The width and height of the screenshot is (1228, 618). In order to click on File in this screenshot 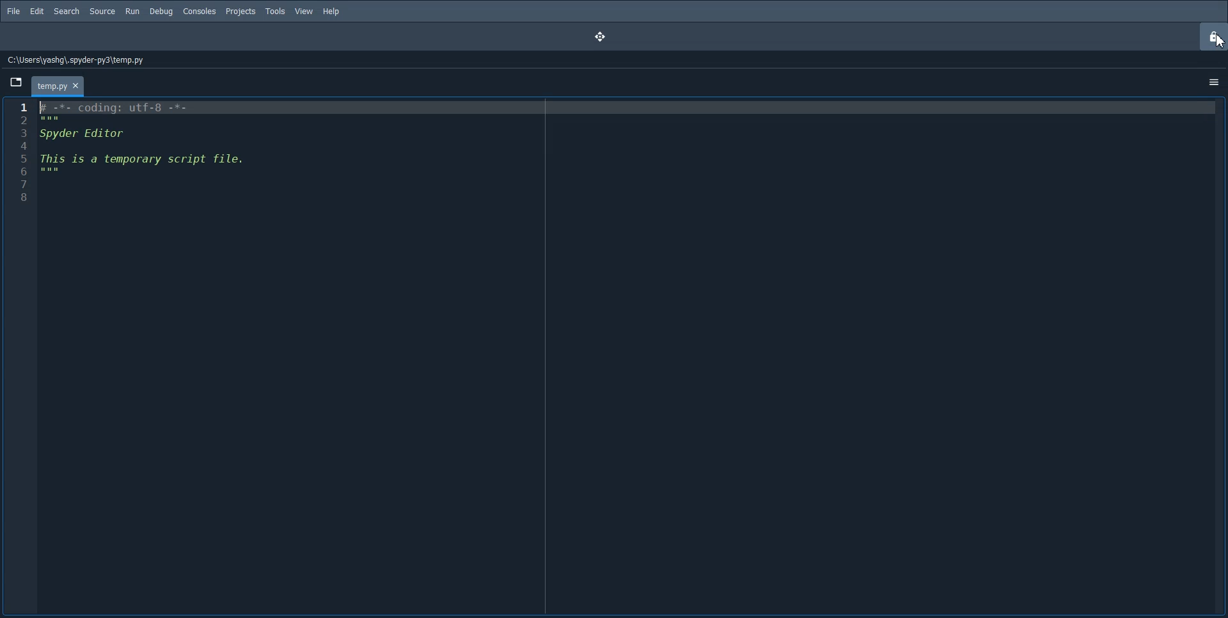, I will do `click(13, 11)`.